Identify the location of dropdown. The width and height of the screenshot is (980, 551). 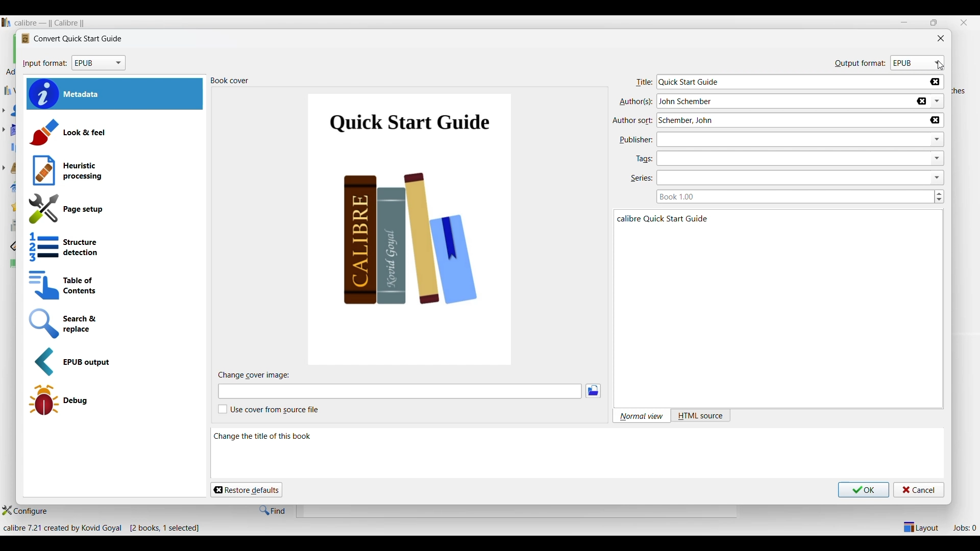
(937, 140).